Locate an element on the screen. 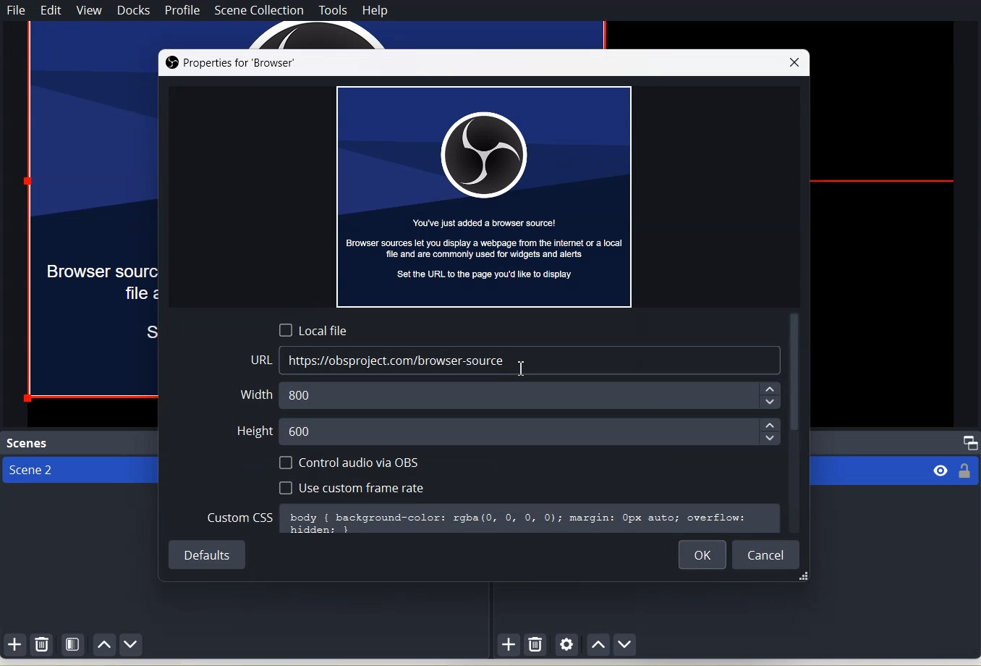 The width and height of the screenshot is (981, 666). Open Source Properties is located at coordinates (566, 645).